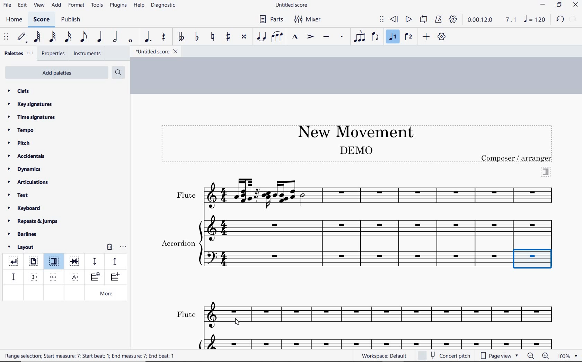  I want to click on toggle sharp, so click(229, 37).